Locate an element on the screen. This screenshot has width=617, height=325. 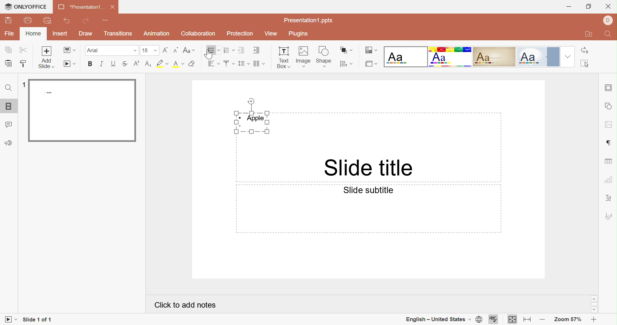
Protection is located at coordinates (241, 34).